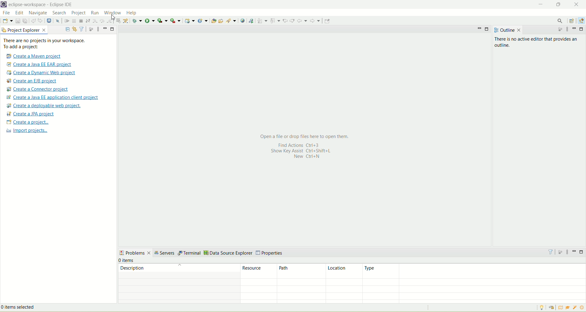 This screenshot has width=586, height=312. What do you see at coordinates (296, 145) in the screenshot?
I see `Find actions Ctrl+3` at bounding box center [296, 145].